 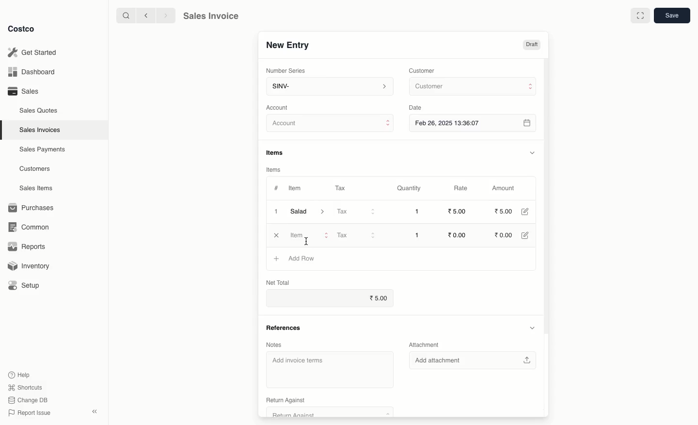 What do you see at coordinates (673, 16) in the screenshot?
I see `Save` at bounding box center [673, 16].